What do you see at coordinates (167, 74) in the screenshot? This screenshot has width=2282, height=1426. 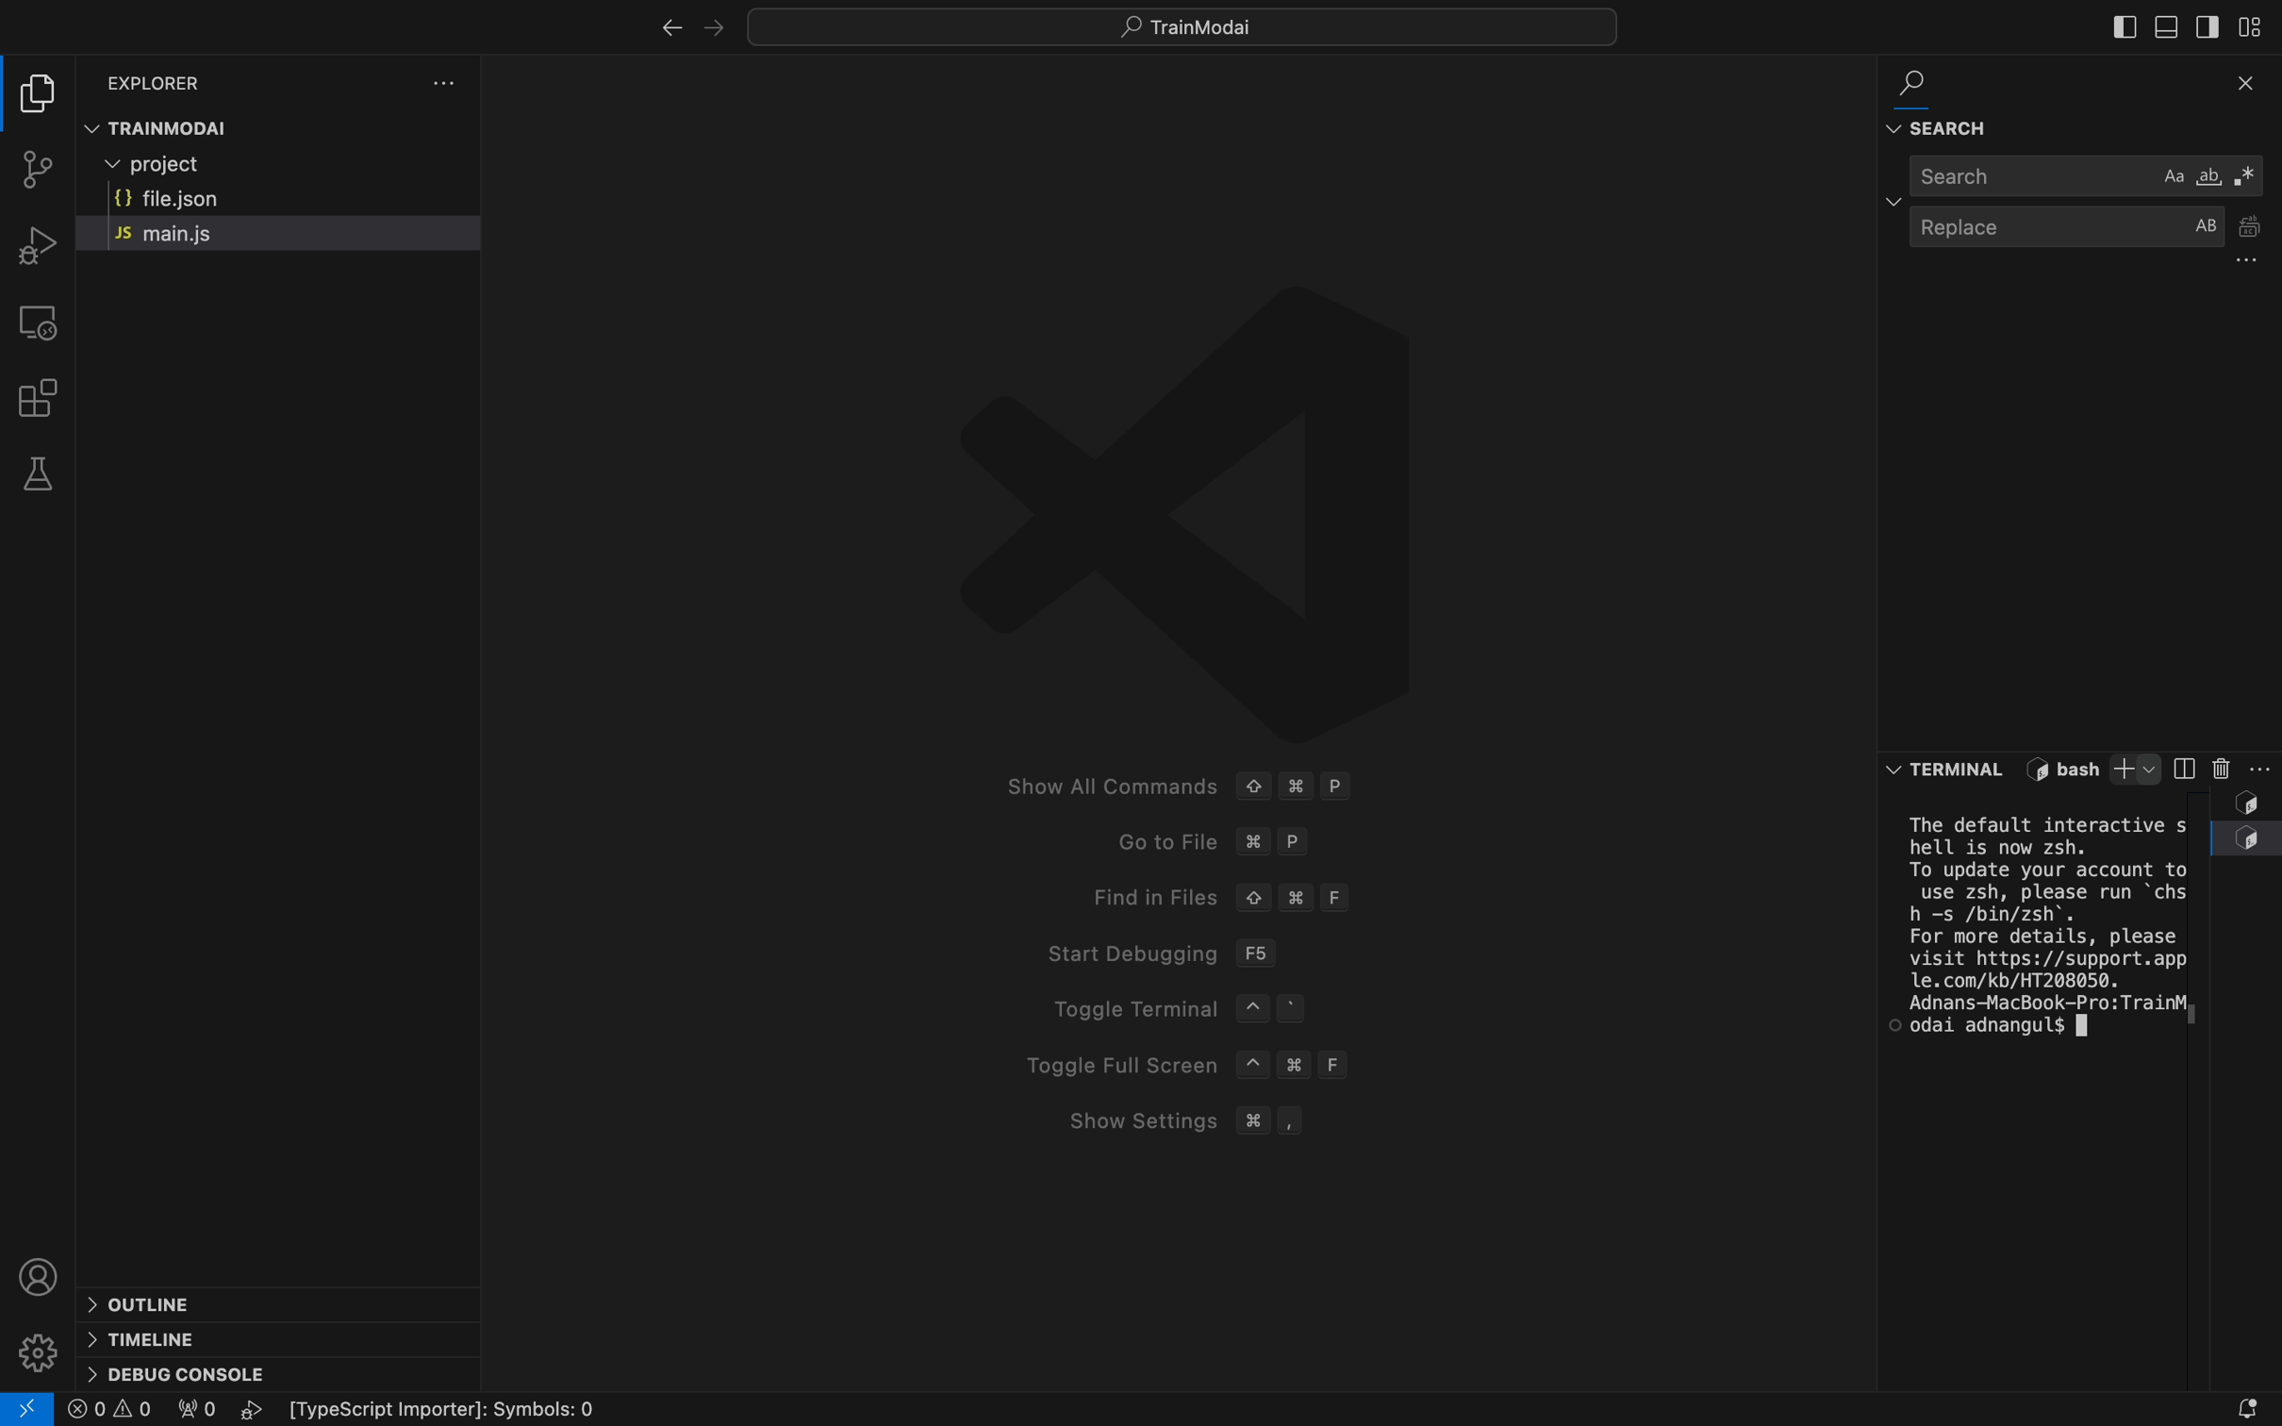 I see `EXPLORER` at bounding box center [167, 74].